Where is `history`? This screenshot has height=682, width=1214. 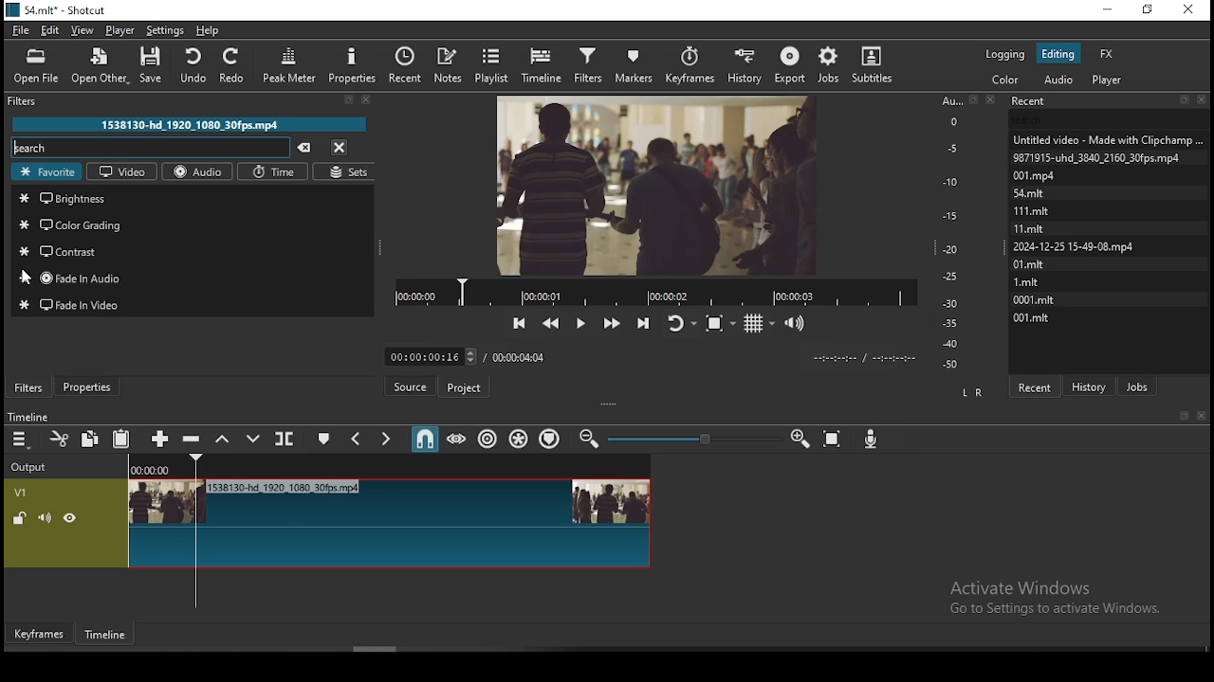
history is located at coordinates (744, 63).